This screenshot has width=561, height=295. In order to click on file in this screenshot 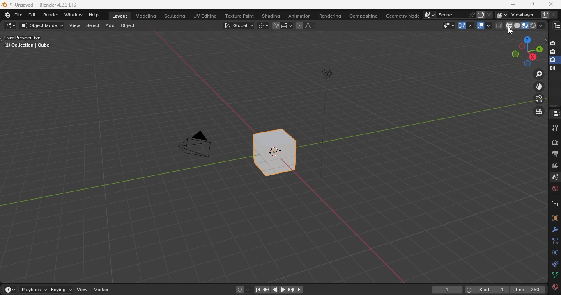, I will do `click(19, 15)`.